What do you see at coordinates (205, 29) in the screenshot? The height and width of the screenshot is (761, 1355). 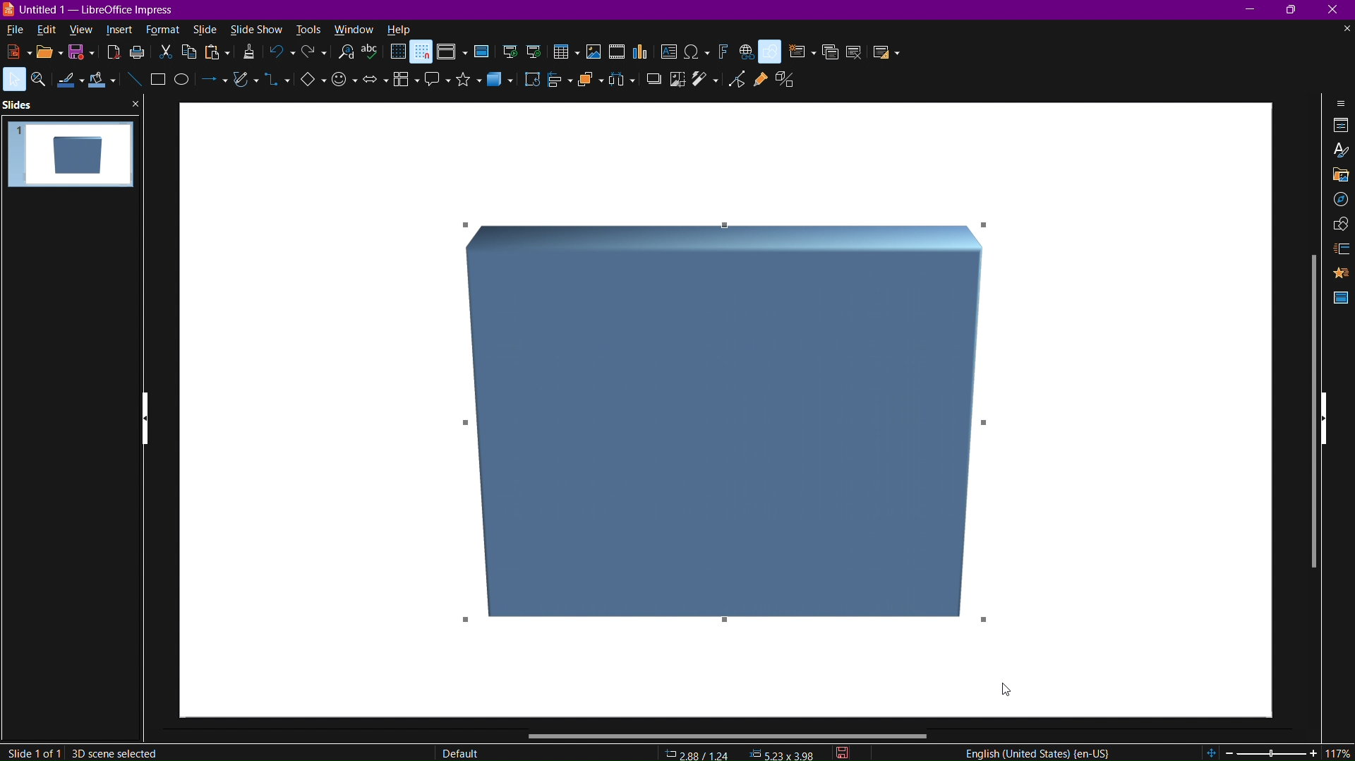 I see `slide` at bounding box center [205, 29].